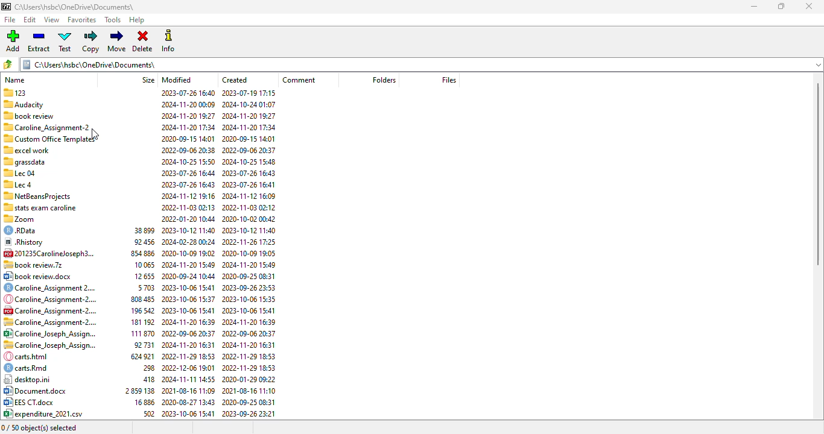  I want to click on “llecd, so click(20, 186).